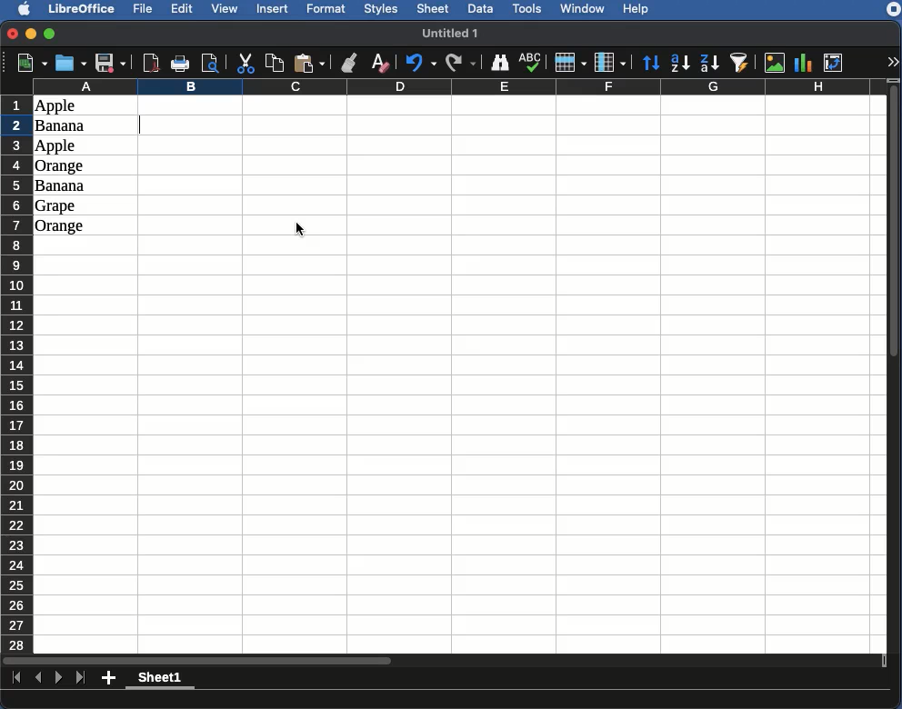 The height and width of the screenshot is (709, 902). Describe the element at coordinates (246, 63) in the screenshot. I see `Cut` at that location.